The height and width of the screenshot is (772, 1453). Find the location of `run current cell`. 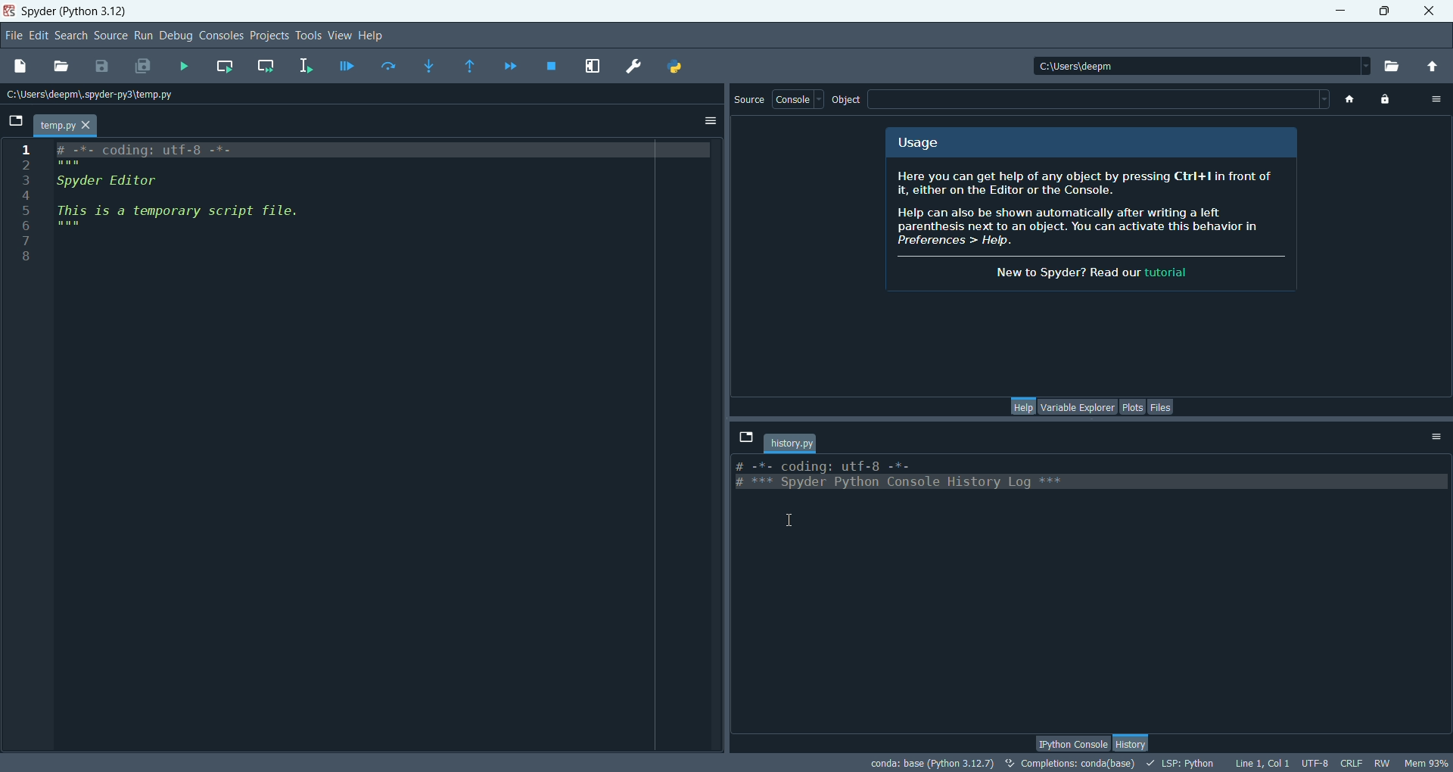

run current cell is located at coordinates (226, 66).